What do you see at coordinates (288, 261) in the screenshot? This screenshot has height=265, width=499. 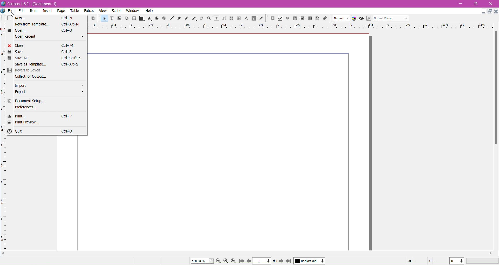 I see `Go to last page` at bounding box center [288, 261].